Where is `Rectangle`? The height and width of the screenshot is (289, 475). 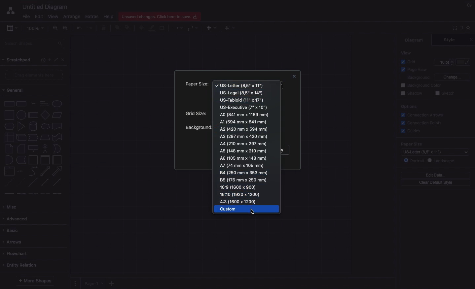
Rectangle is located at coordinates (9, 103).